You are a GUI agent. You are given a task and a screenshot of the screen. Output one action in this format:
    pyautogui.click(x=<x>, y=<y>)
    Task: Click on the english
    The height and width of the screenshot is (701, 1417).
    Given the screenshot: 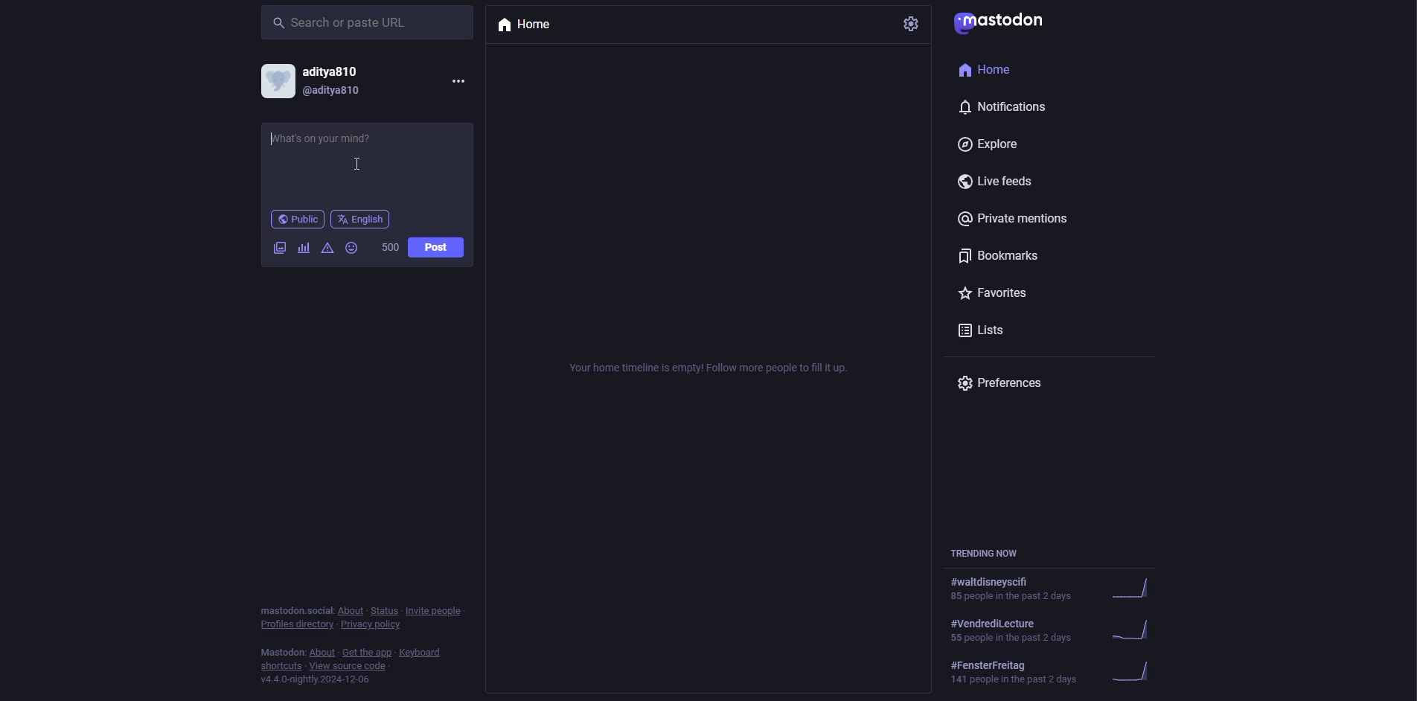 What is the action you would take?
    pyautogui.click(x=360, y=220)
    